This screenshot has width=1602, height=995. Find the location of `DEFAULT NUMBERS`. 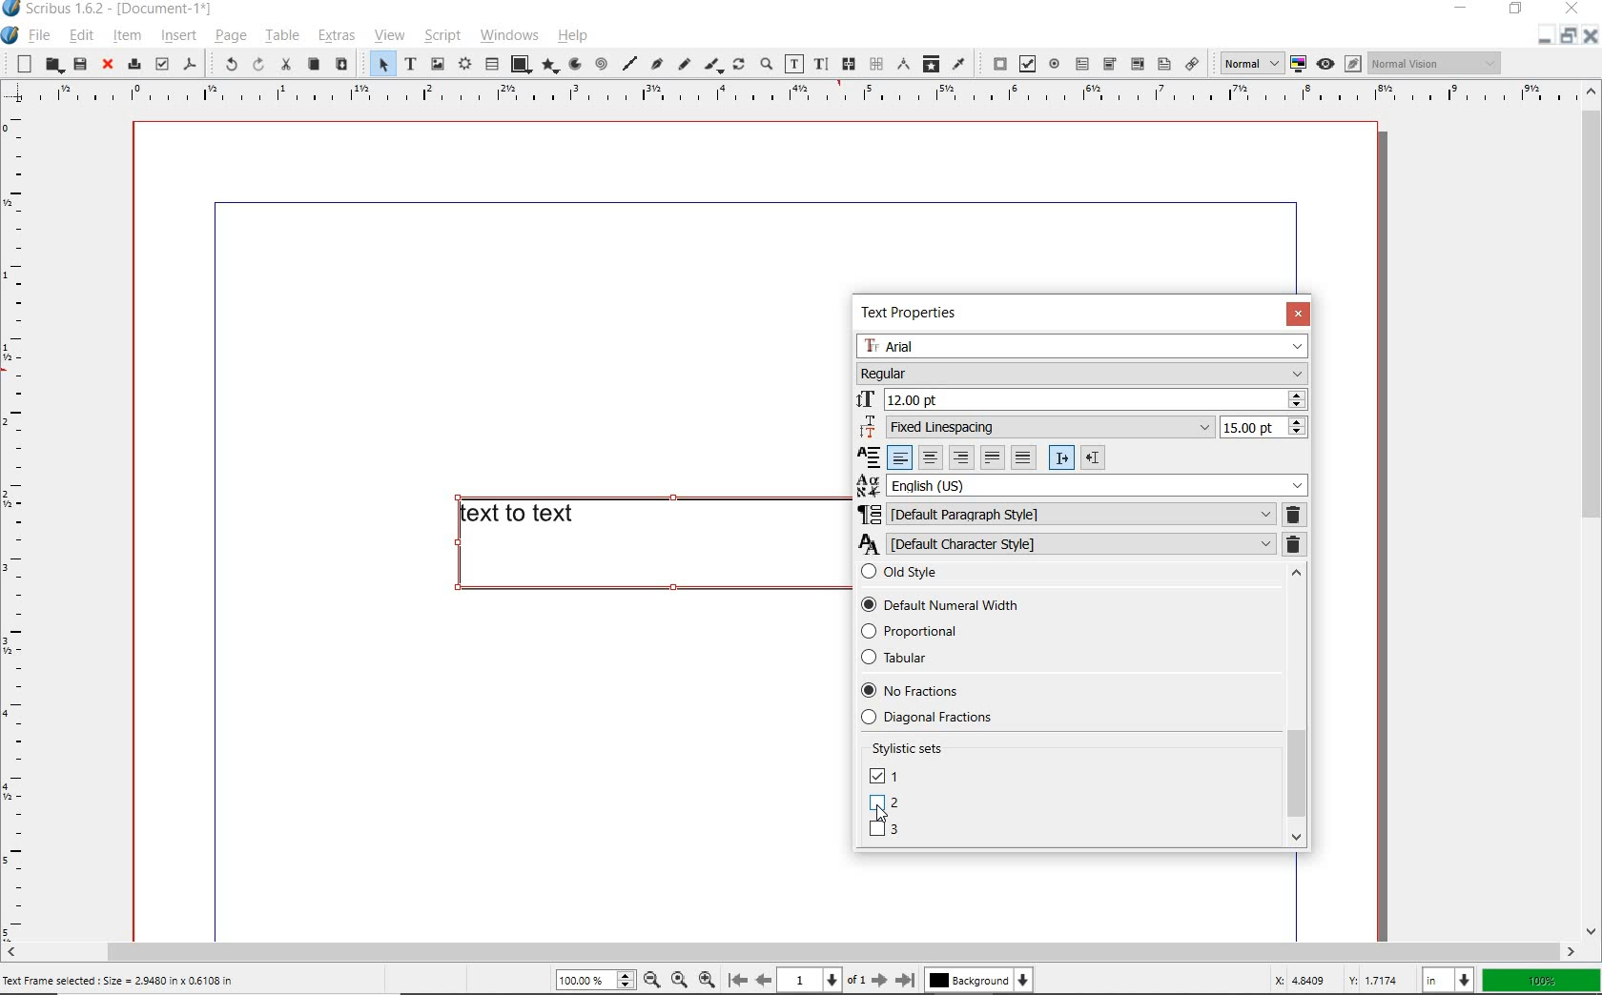

DEFAULT NUMBERS is located at coordinates (881, 802).